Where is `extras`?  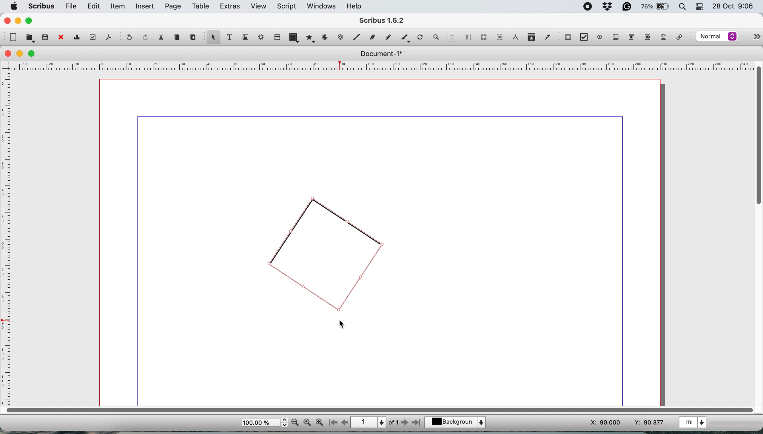
extras is located at coordinates (230, 7).